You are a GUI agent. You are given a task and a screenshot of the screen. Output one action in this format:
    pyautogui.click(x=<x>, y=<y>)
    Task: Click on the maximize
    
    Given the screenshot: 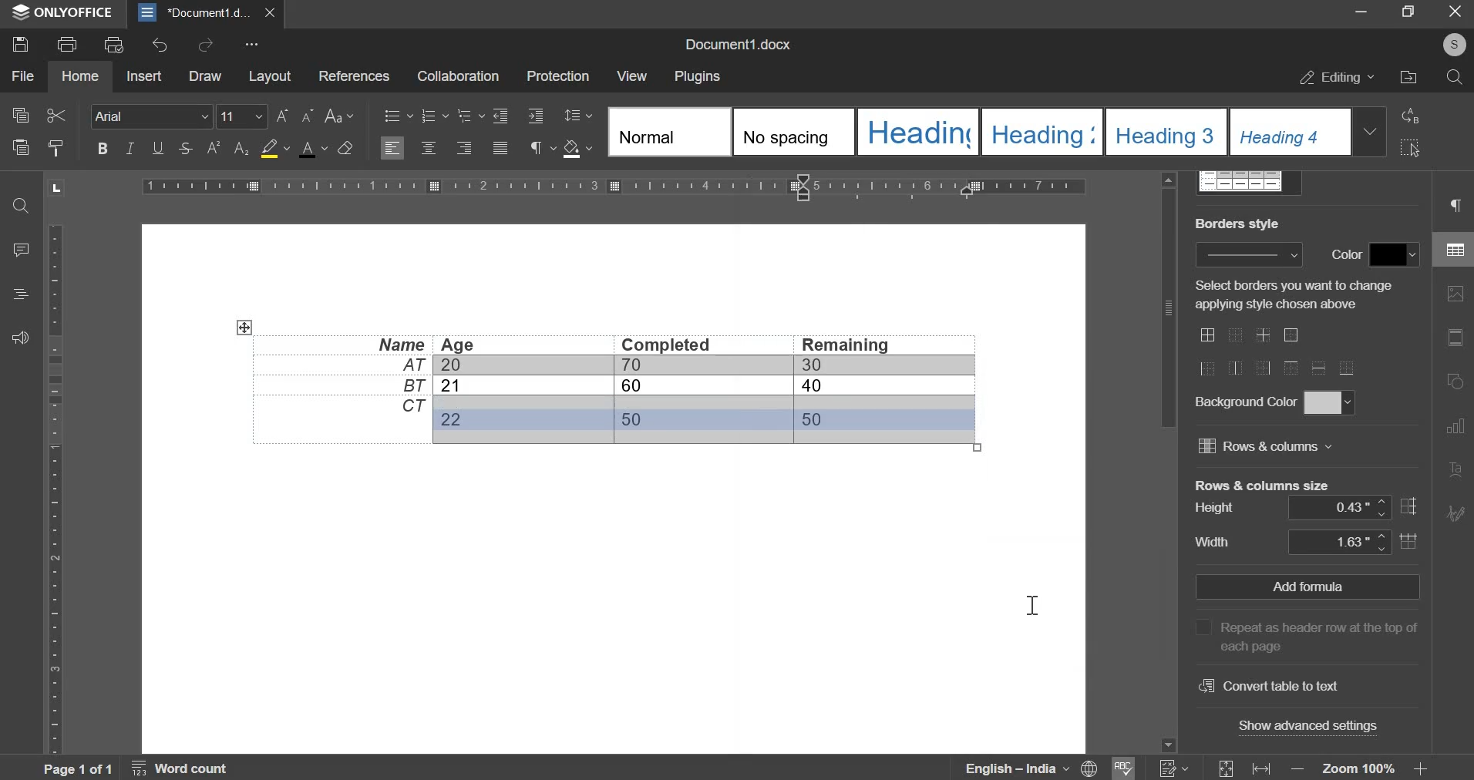 What is the action you would take?
    pyautogui.click(x=1411, y=11)
    